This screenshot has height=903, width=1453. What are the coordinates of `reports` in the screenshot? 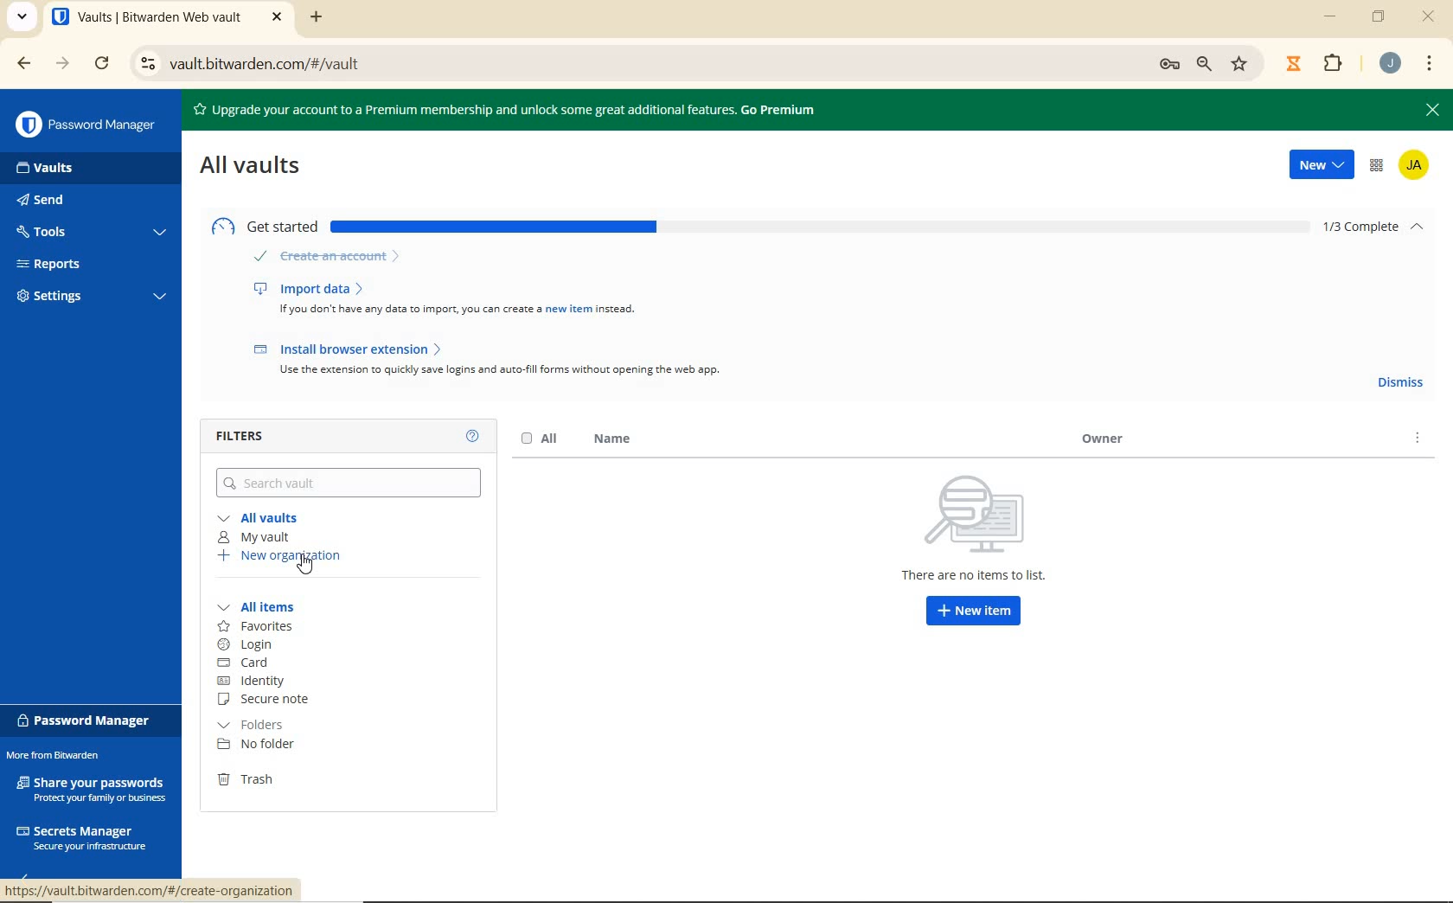 It's located at (92, 264).